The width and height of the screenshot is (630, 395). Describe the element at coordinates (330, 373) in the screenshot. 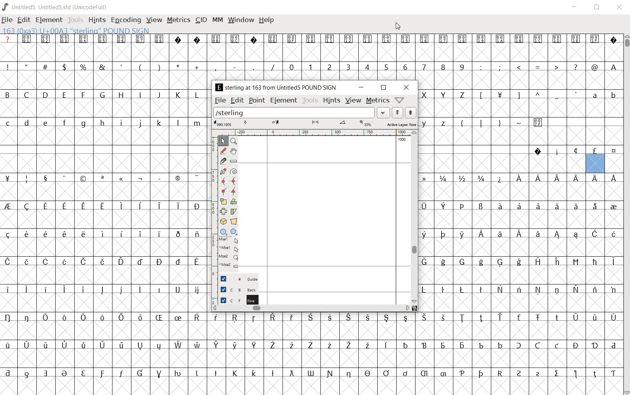

I see `Symbol` at that location.